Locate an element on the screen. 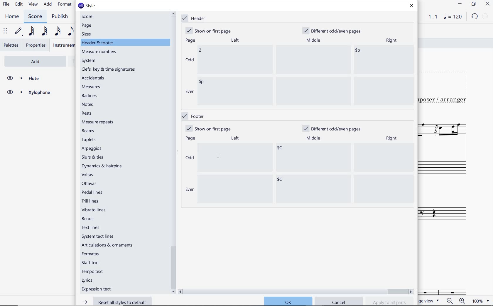  PALETTES is located at coordinates (11, 45).